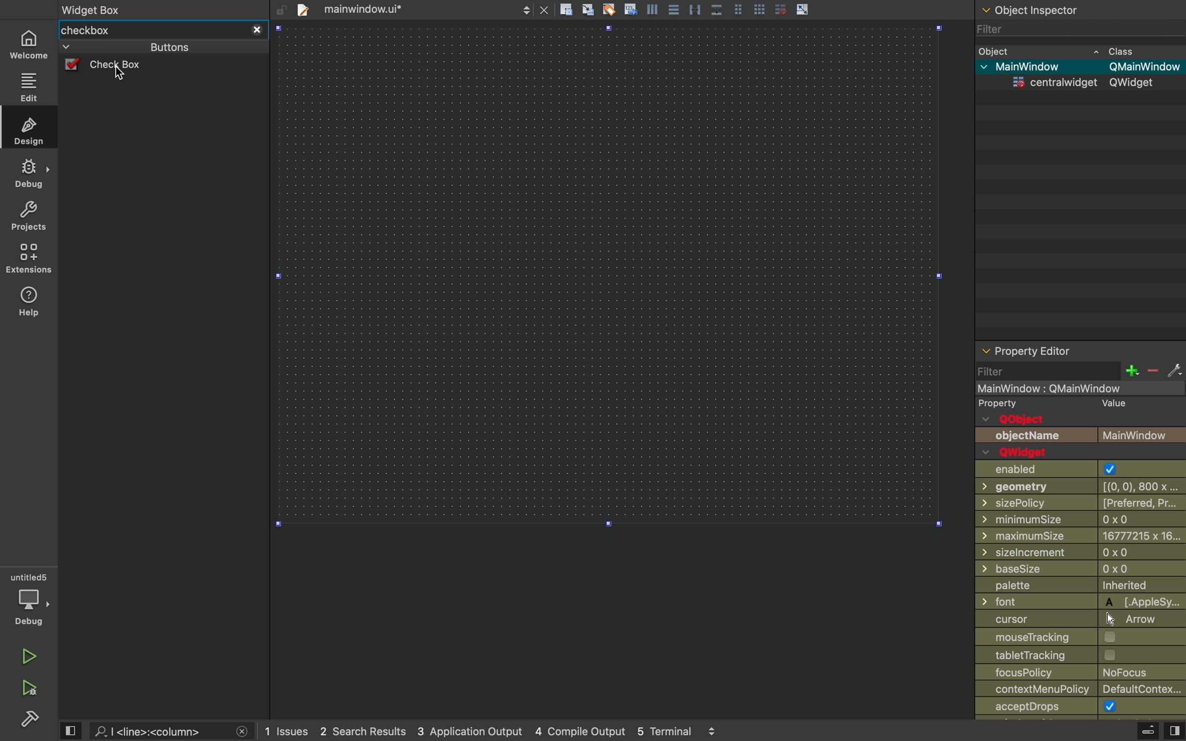 This screenshot has height=741, width=1186. What do you see at coordinates (1072, 469) in the screenshot?
I see `enabled` at bounding box center [1072, 469].